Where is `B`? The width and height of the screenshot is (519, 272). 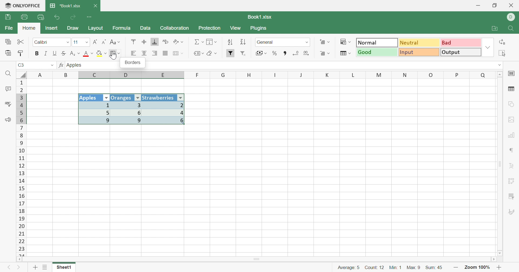 B is located at coordinates (67, 75).